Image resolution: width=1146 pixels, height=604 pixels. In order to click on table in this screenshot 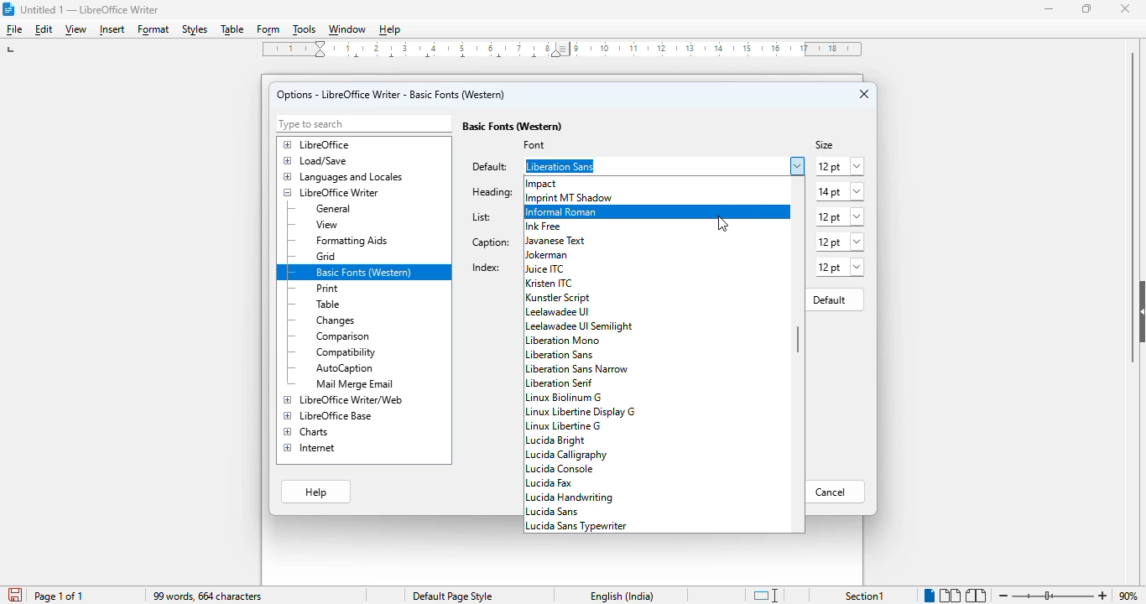, I will do `click(329, 305)`.